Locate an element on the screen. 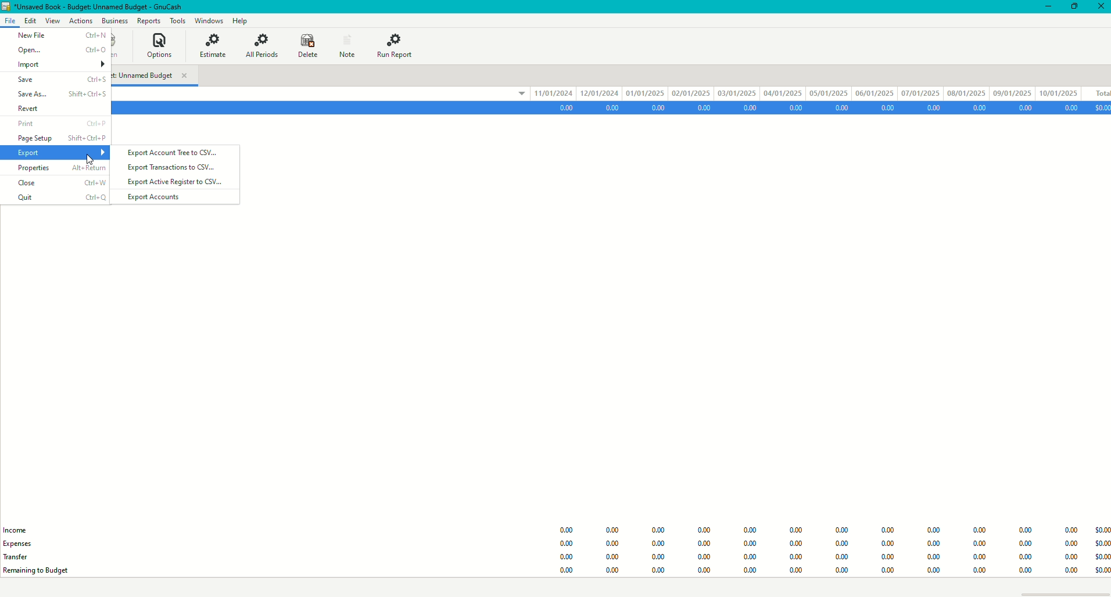 Image resolution: width=1111 pixels, height=597 pixels. Budget Data is located at coordinates (825, 542).